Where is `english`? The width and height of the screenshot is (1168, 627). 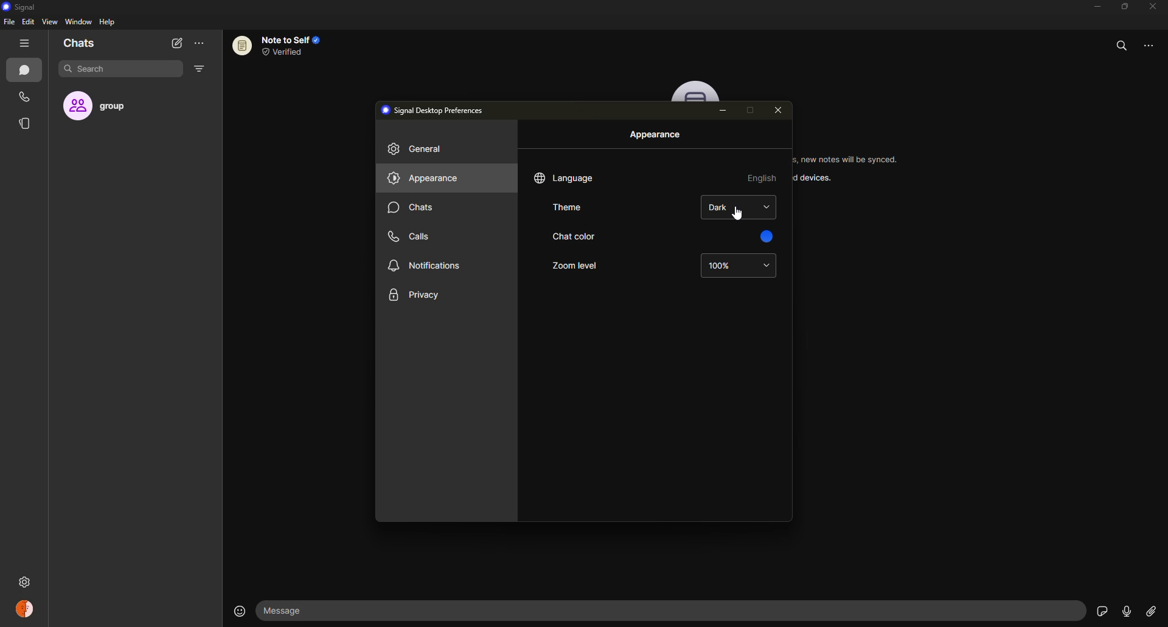
english is located at coordinates (763, 177).